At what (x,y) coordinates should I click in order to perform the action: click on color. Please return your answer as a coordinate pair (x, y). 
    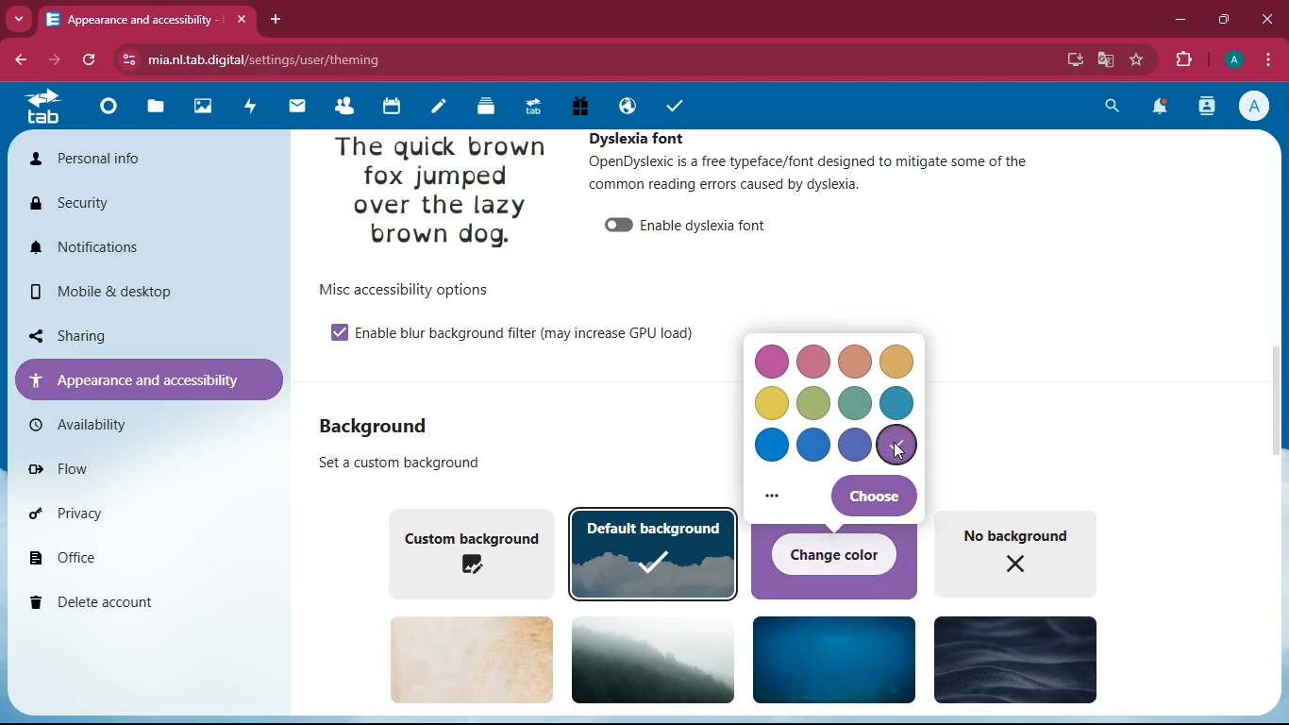
    Looking at the image, I should click on (773, 447).